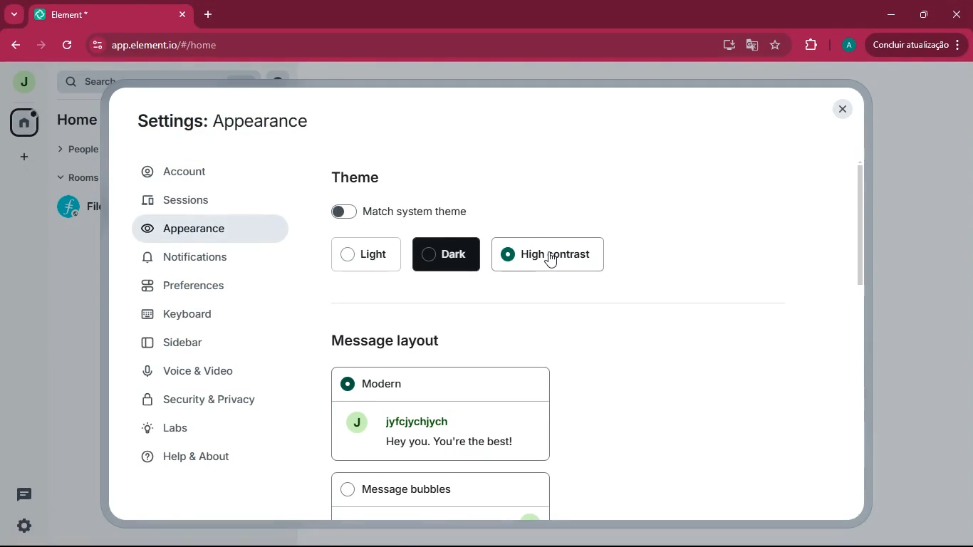 This screenshot has height=547, width=973. What do you see at coordinates (39, 46) in the screenshot?
I see `forward` at bounding box center [39, 46].